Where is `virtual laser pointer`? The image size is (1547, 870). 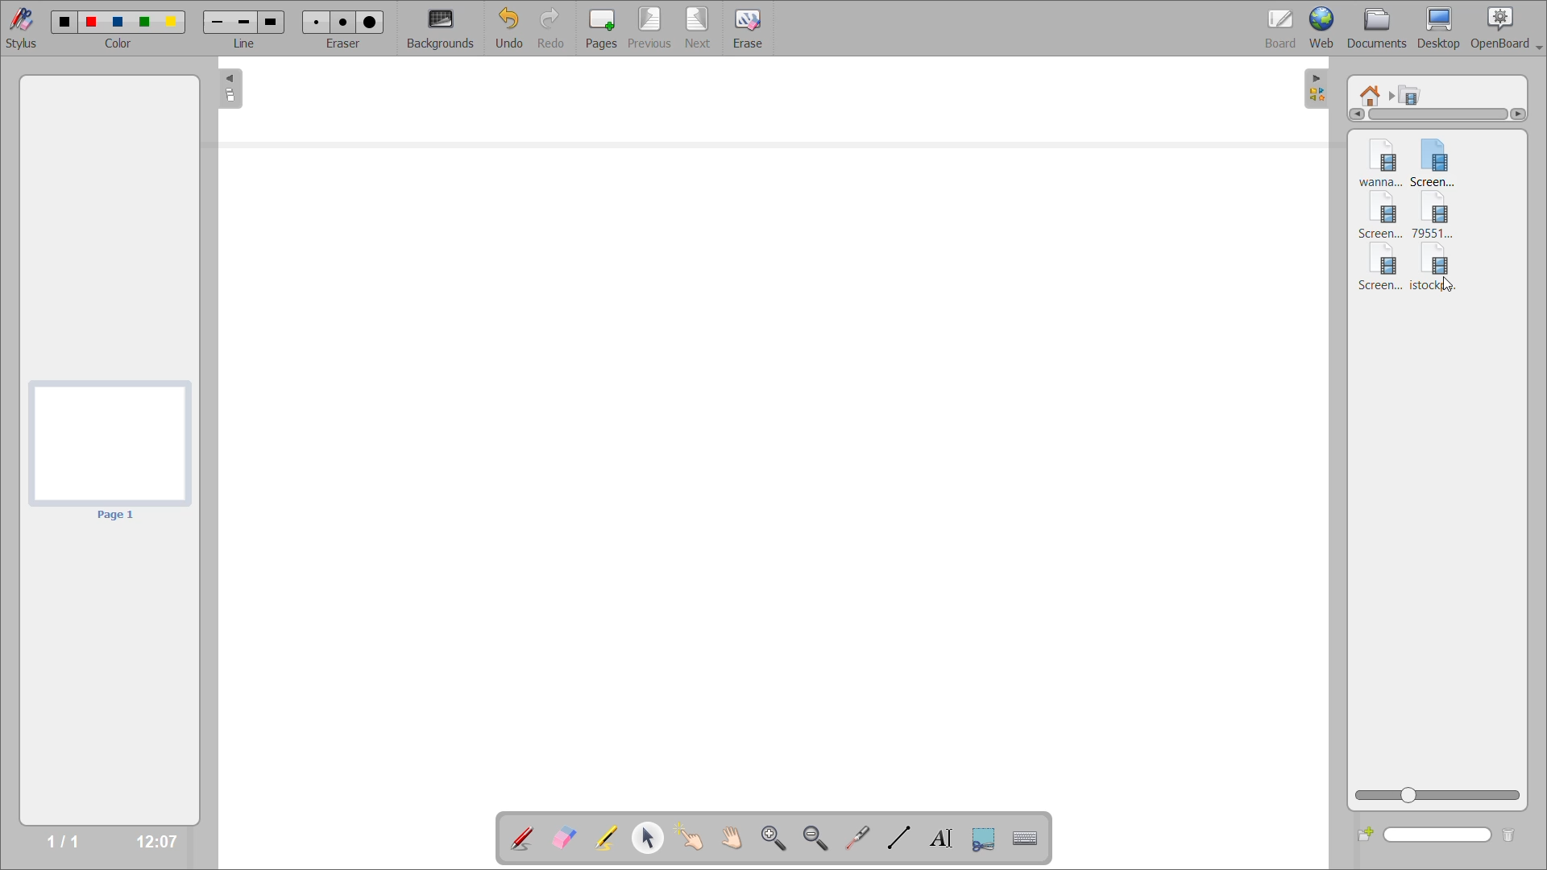
virtual laser pointer is located at coordinates (861, 837).